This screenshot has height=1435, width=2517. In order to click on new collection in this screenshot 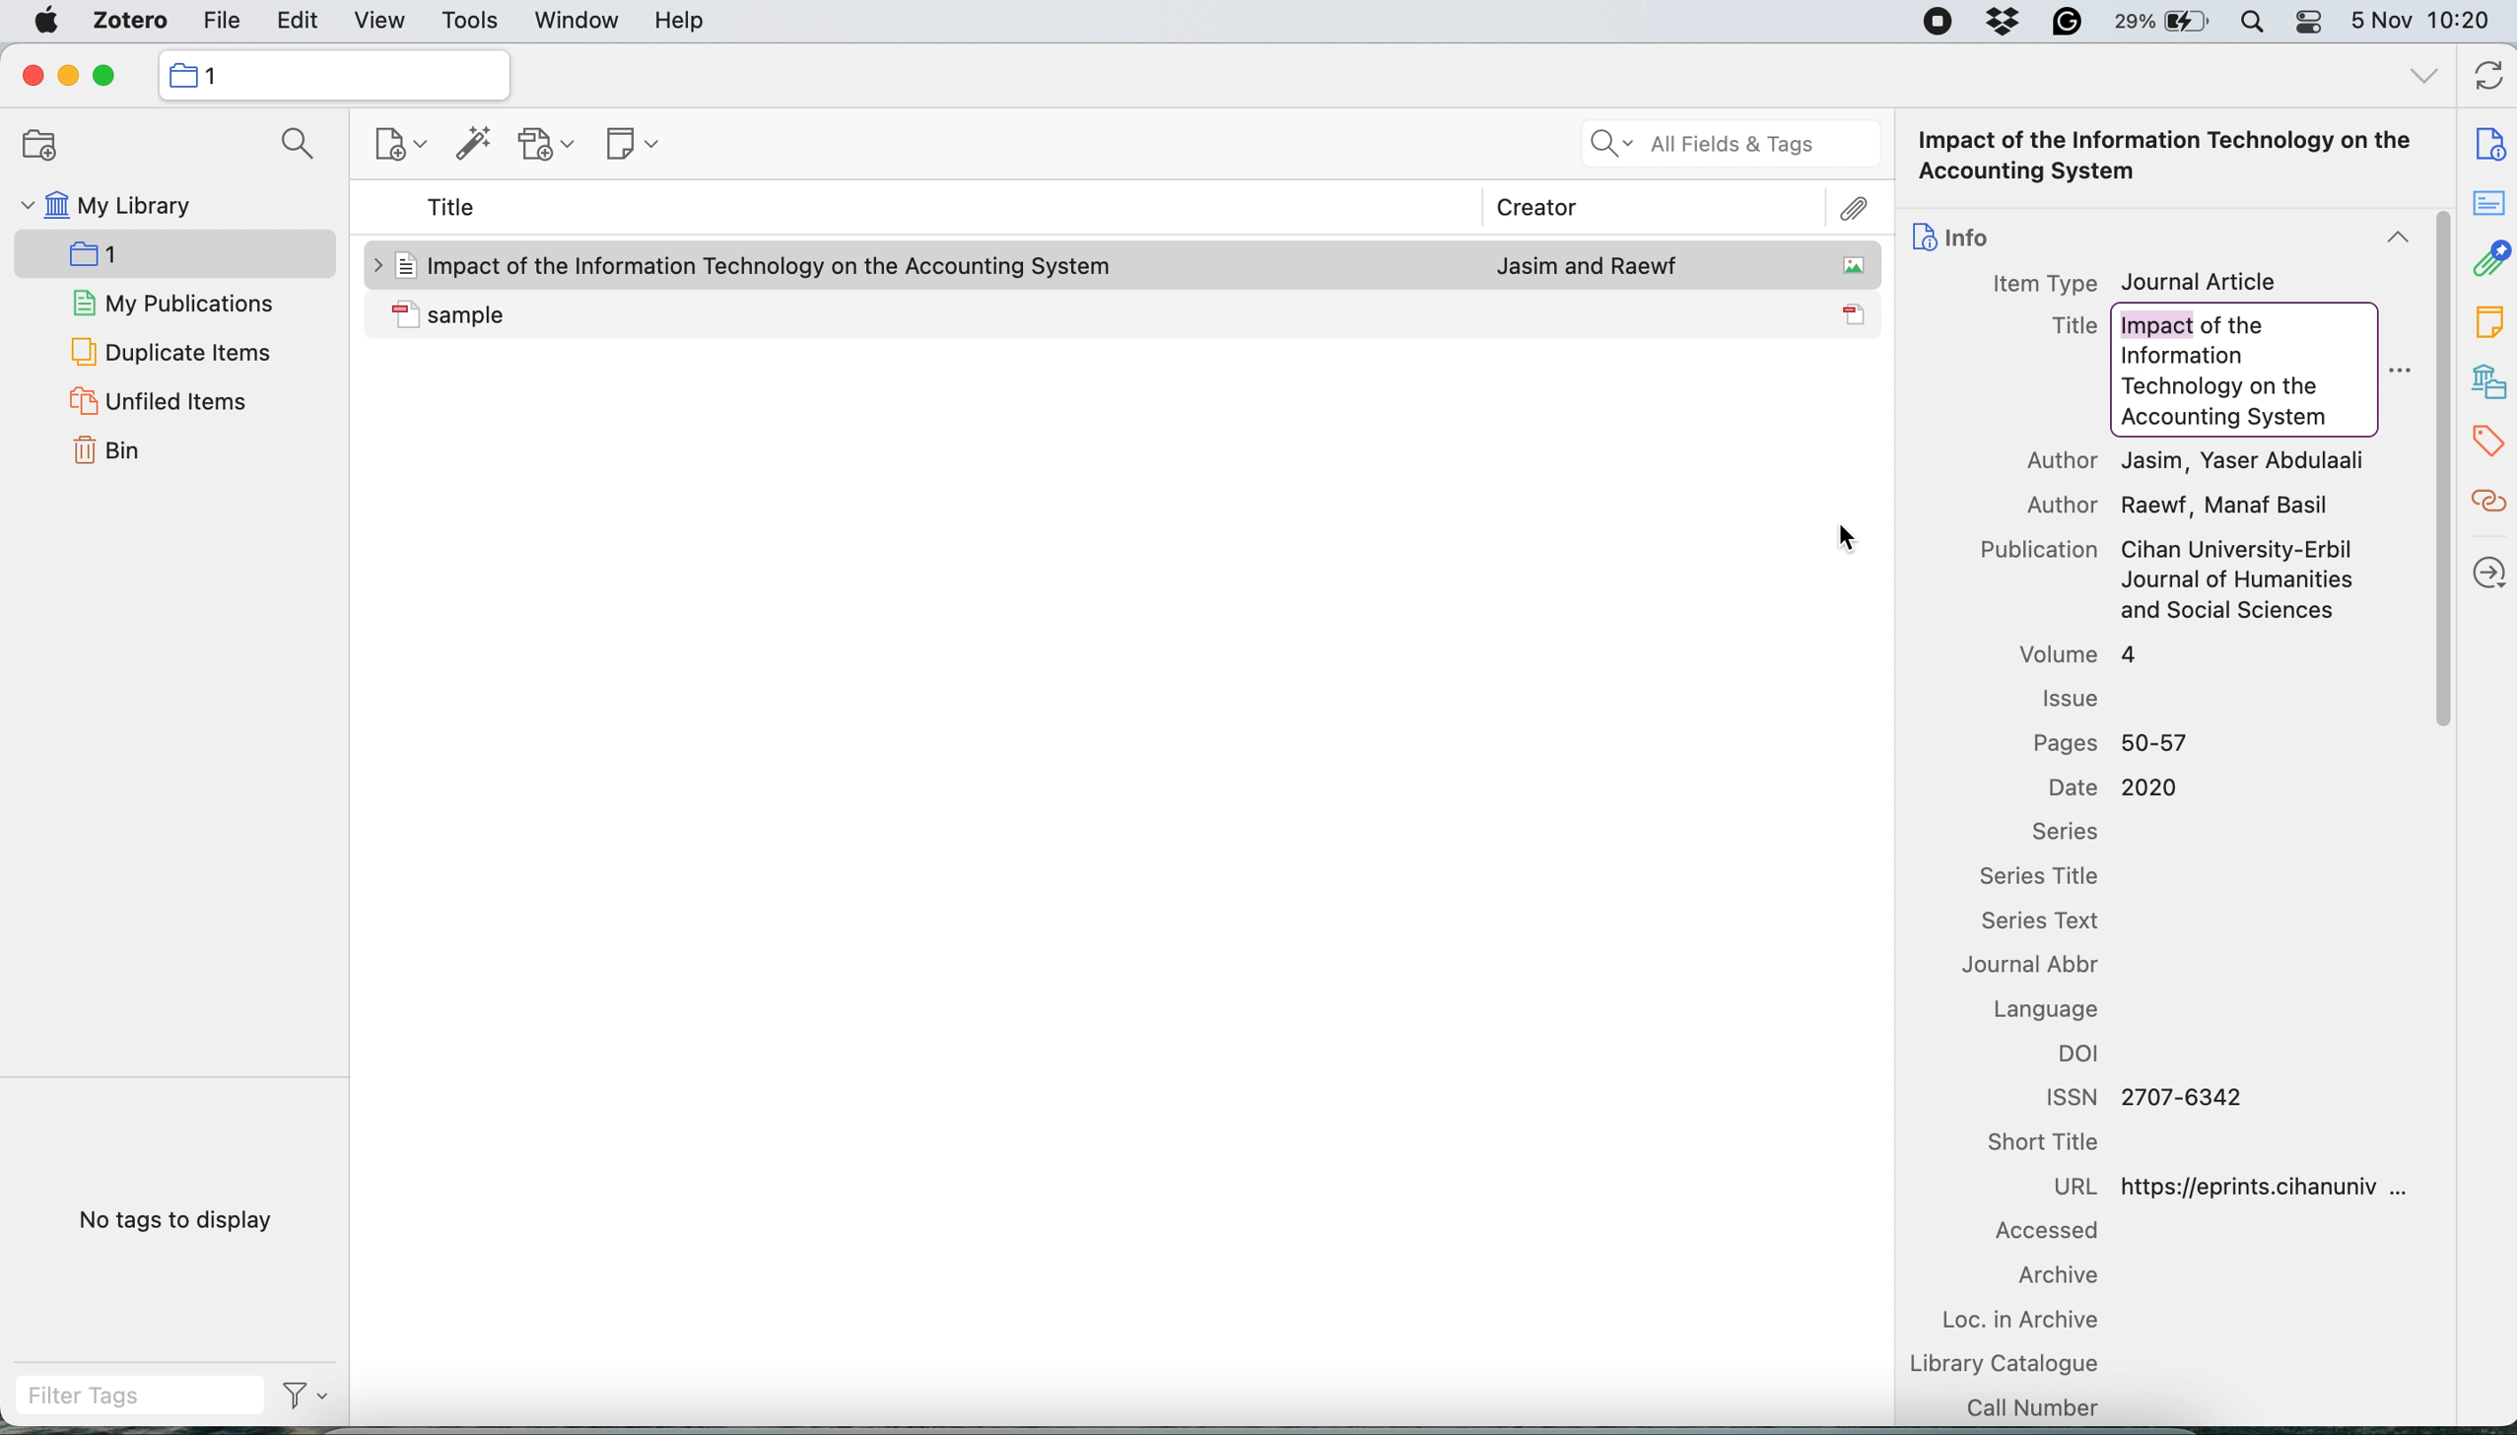, I will do `click(170, 253)`.